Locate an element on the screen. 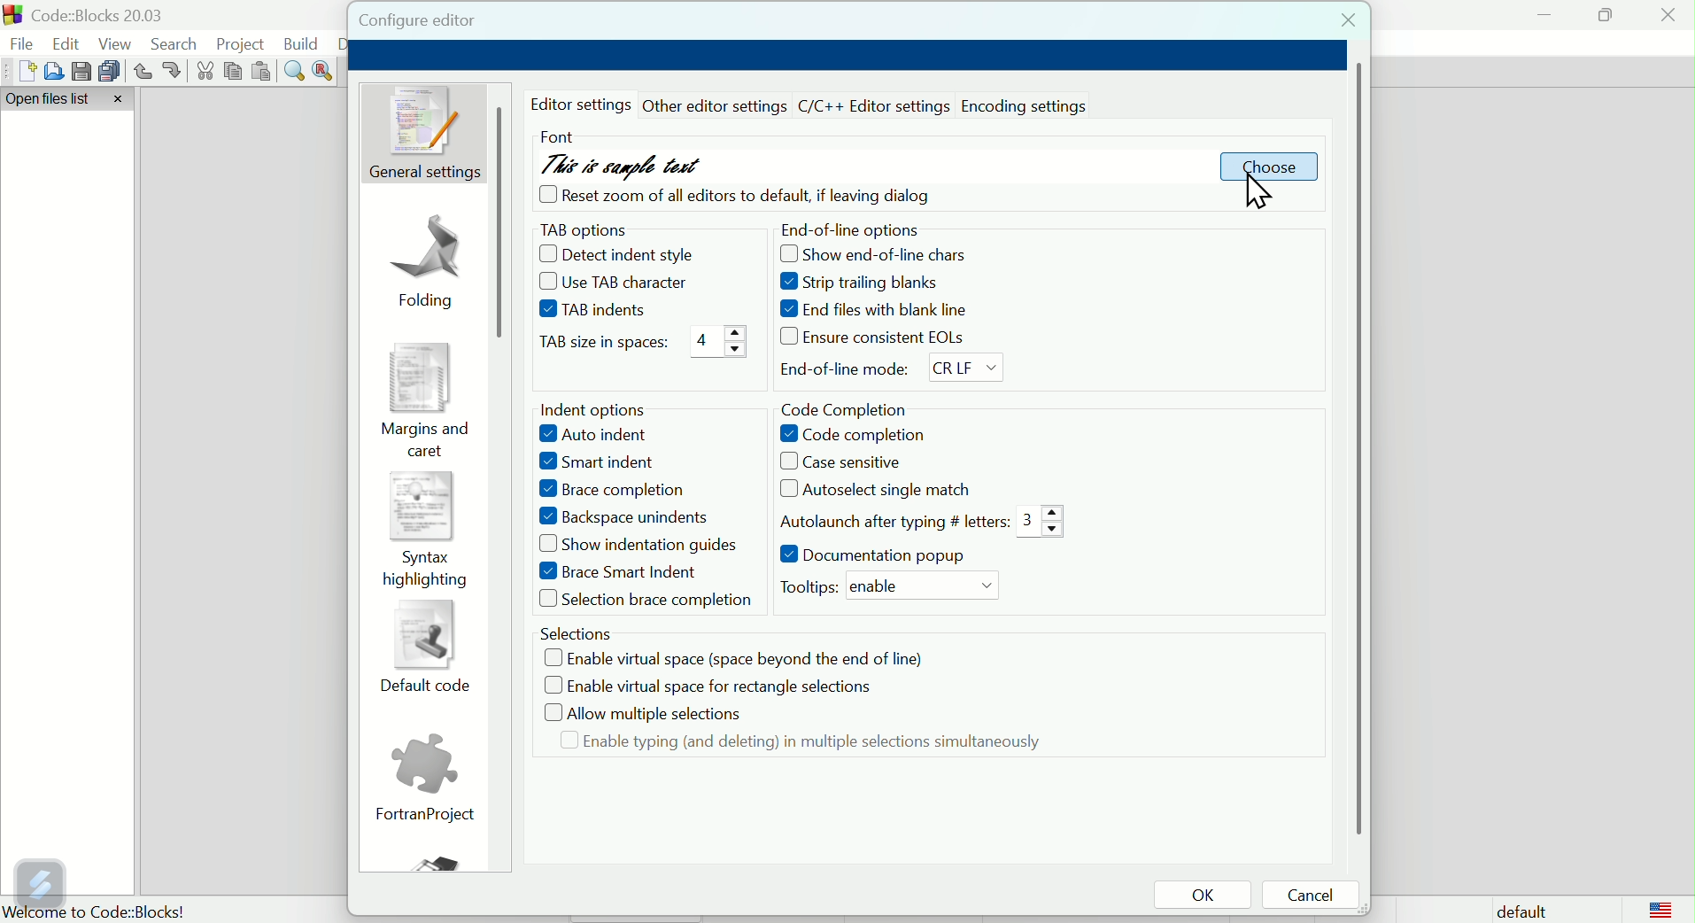 This screenshot has width=1695, height=923. Documentation pop up is located at coordinates (878, 555).